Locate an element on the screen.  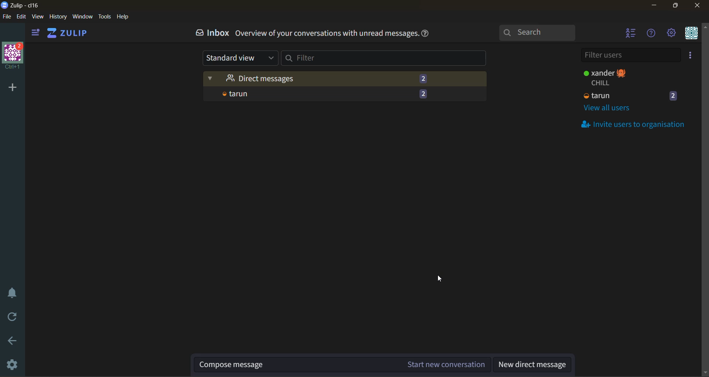
view all users is located at coordinates (616, 108).